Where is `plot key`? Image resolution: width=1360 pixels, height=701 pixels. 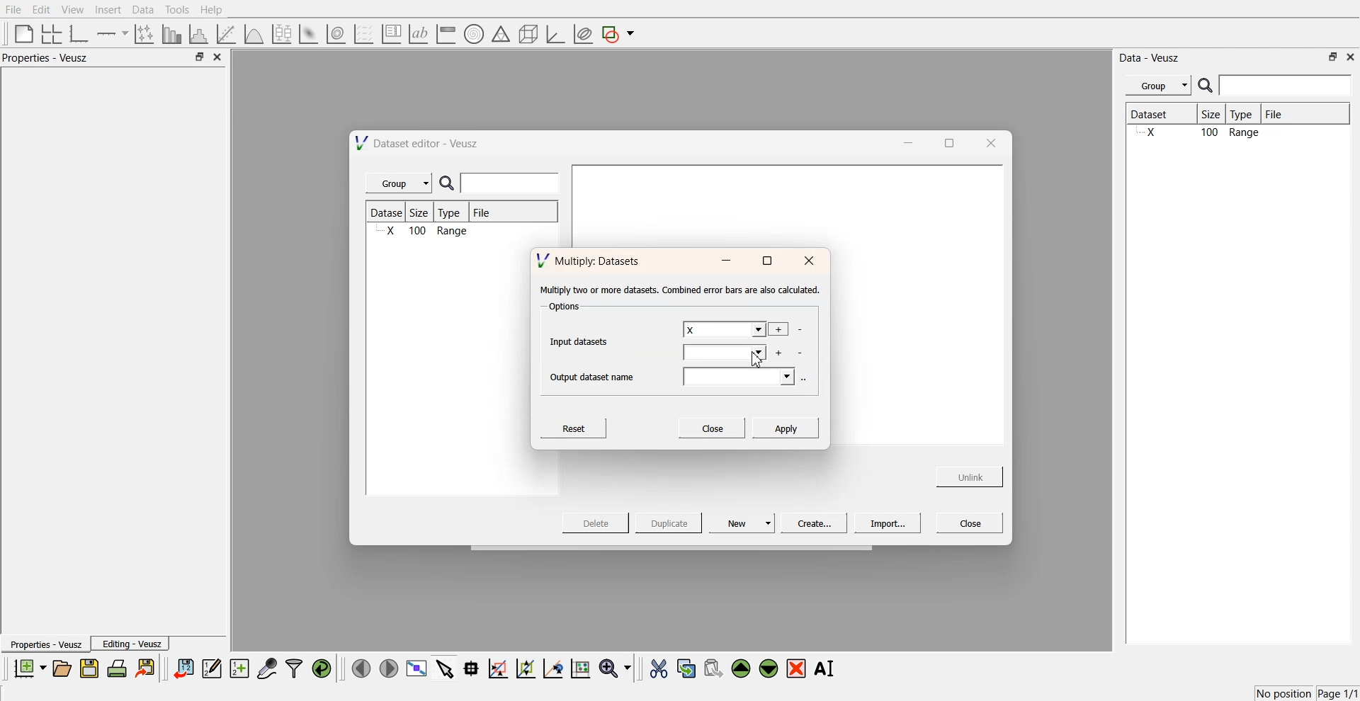
plot key is located at coordinates (391, 34).